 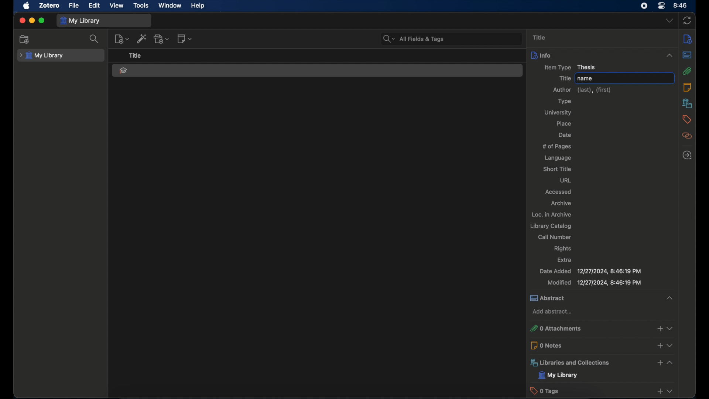 What do you see at coordinates (49, 6) in the screenshot?
I see `zotero` at bounding box center [49, 6].